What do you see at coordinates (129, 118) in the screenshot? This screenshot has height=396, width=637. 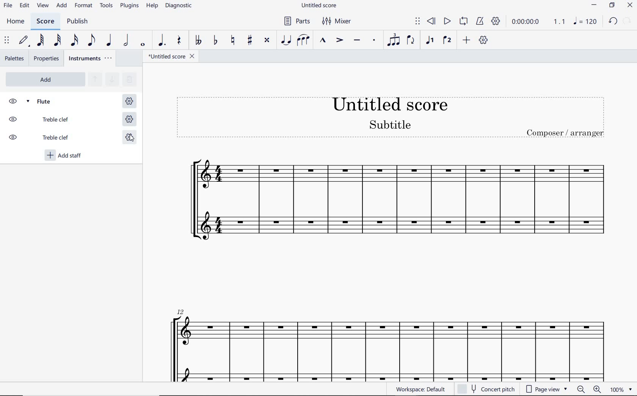 I see `STAFF SETTING` at bounding box center [129, 118].